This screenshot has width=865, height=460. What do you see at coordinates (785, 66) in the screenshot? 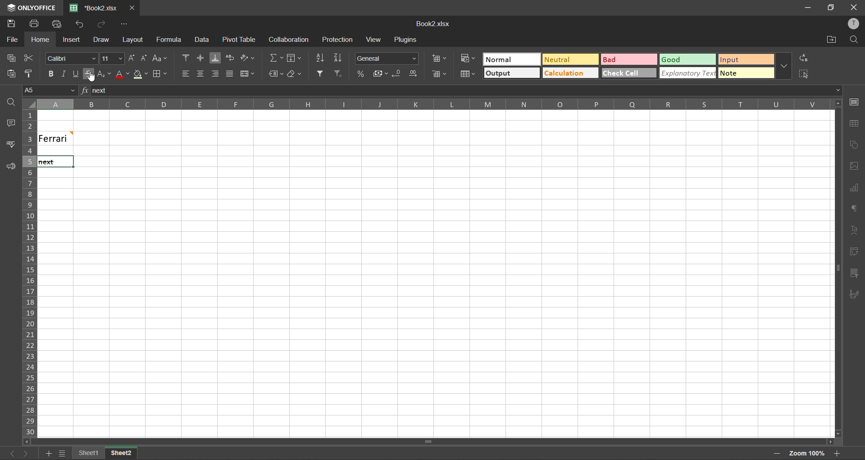
I see `more options` at bounding box center [785, 66].